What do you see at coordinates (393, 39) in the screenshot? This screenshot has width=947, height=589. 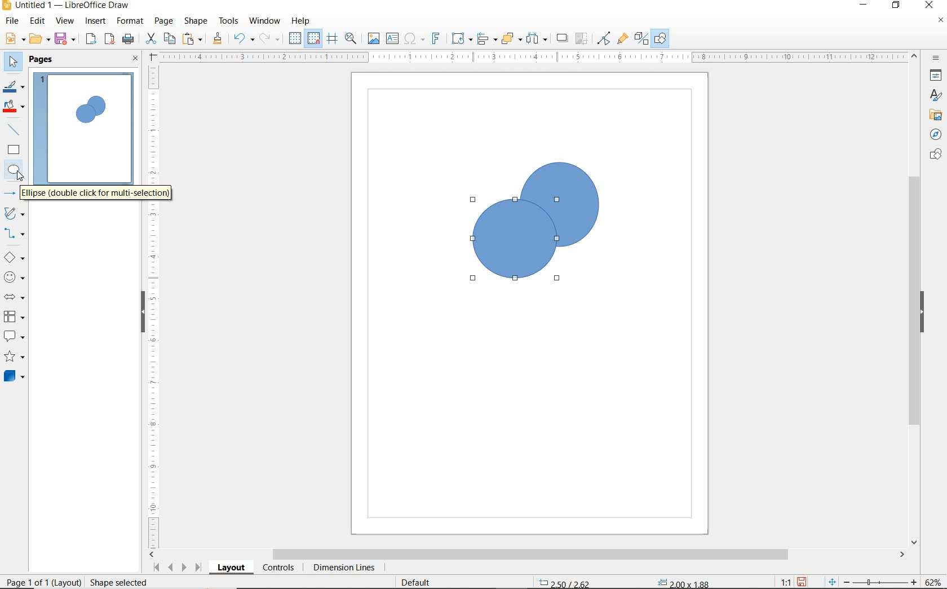 I see `INSERT TEXT BOX` at bounding box center [393, 39].